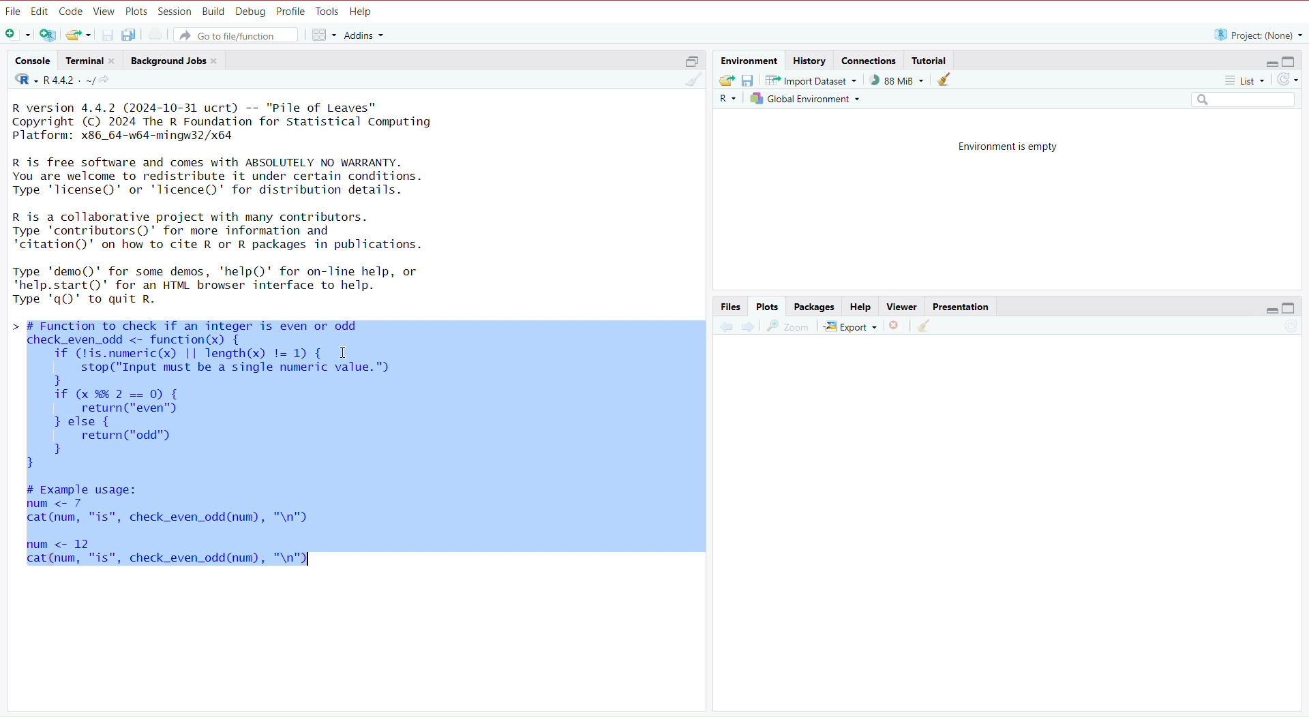 The image size is (1309, 717). I want to click on backward, so click(725, 331).